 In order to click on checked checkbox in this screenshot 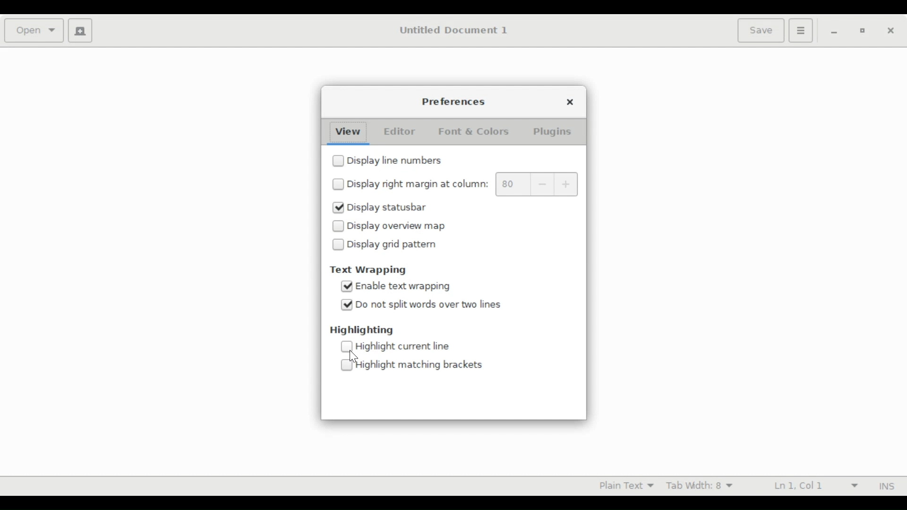, I will do `click(346, 305)`.